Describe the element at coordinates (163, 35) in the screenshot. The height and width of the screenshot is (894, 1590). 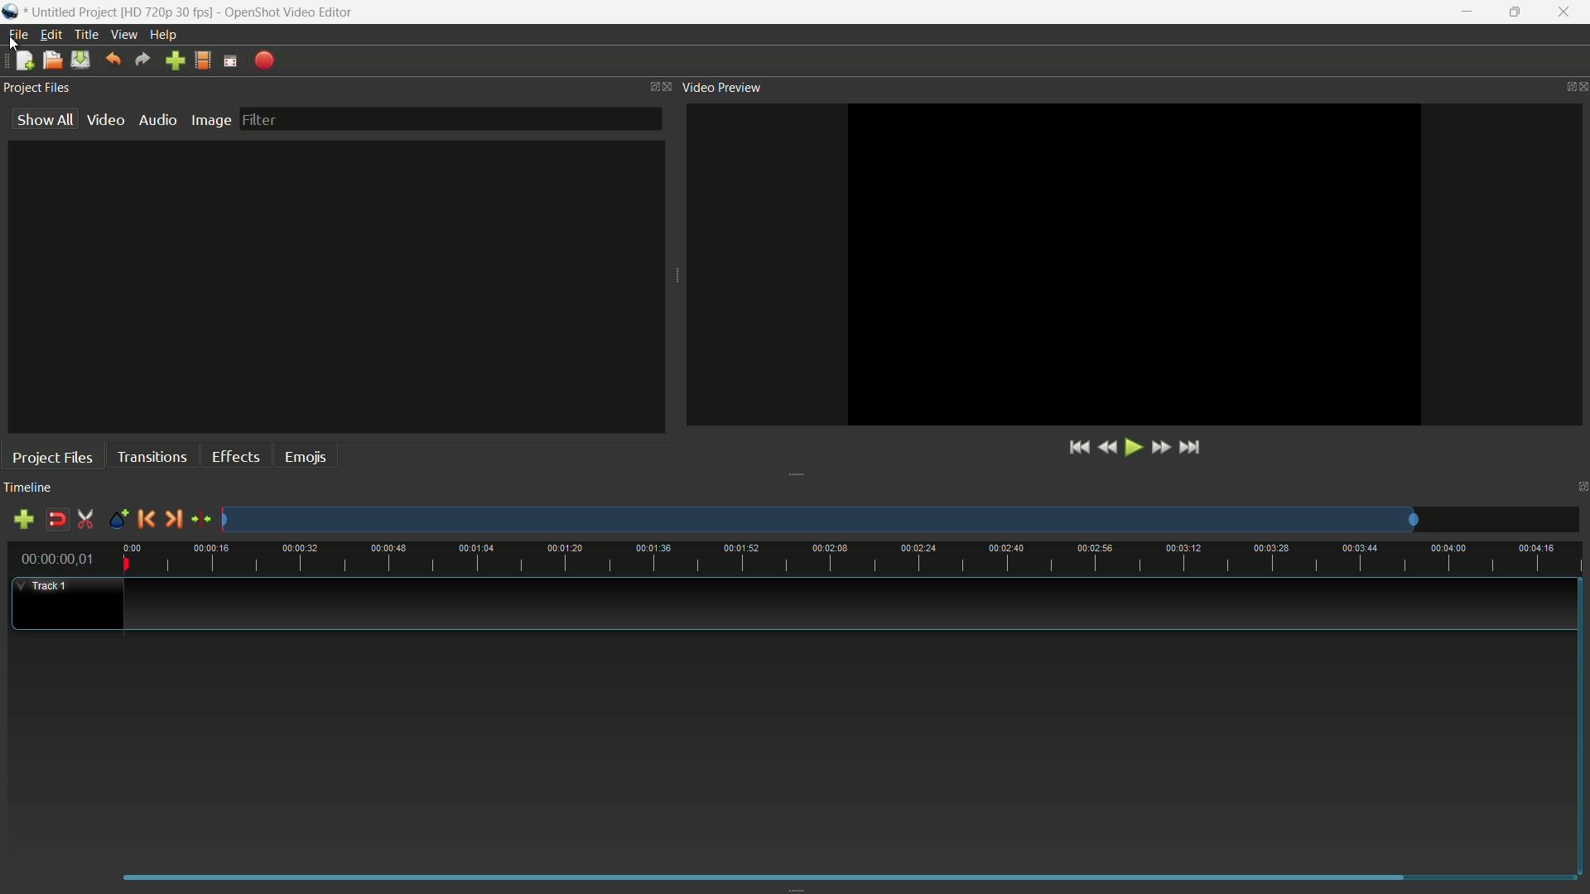
I see `help menu` at that location.